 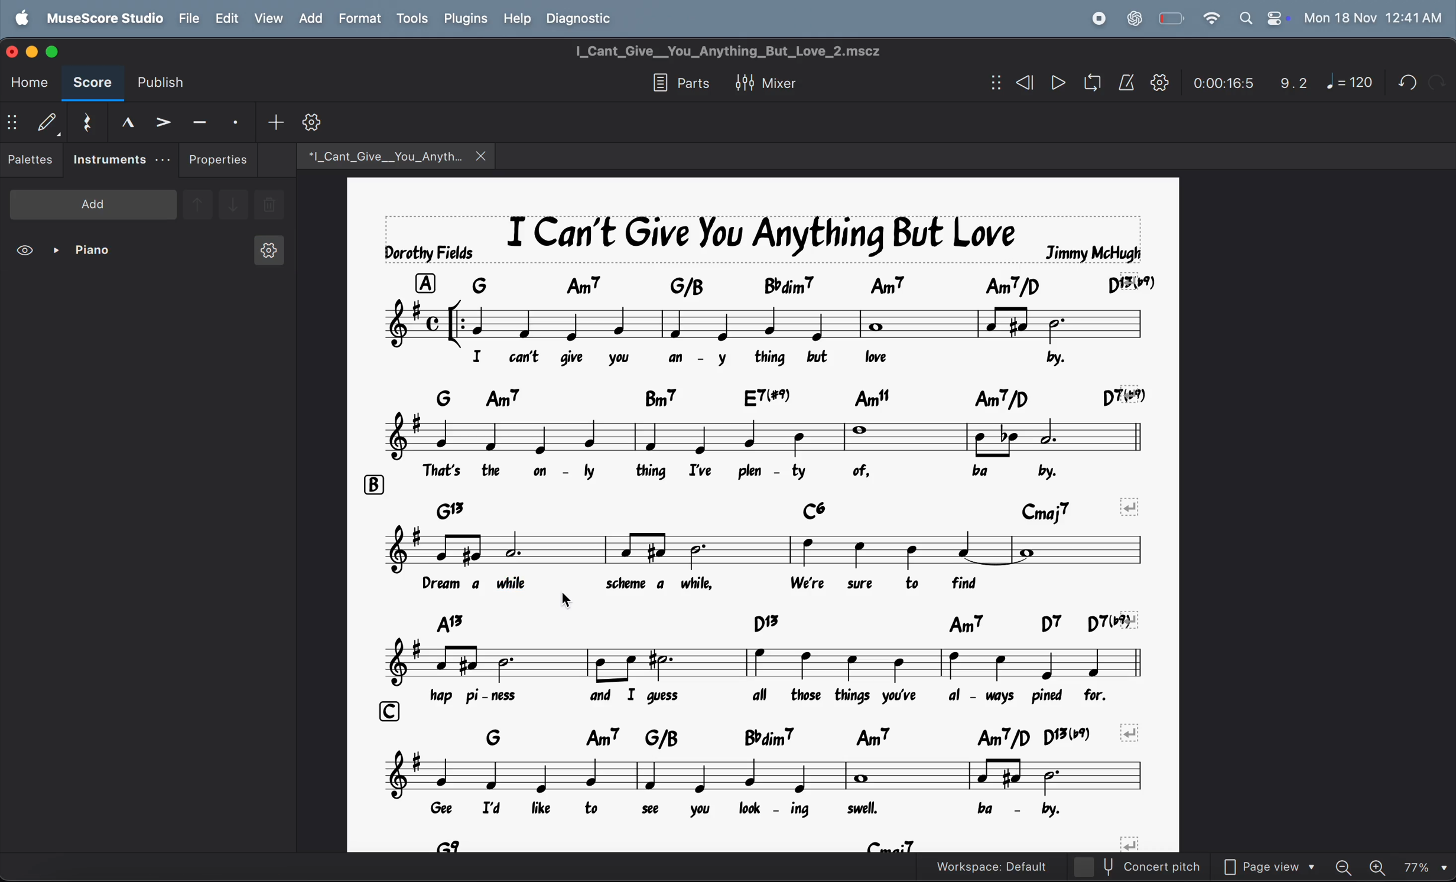 What do you see at coordinates (1278, 19) in the screenshot?
I see `control center` at bounding box center [1278, 19].